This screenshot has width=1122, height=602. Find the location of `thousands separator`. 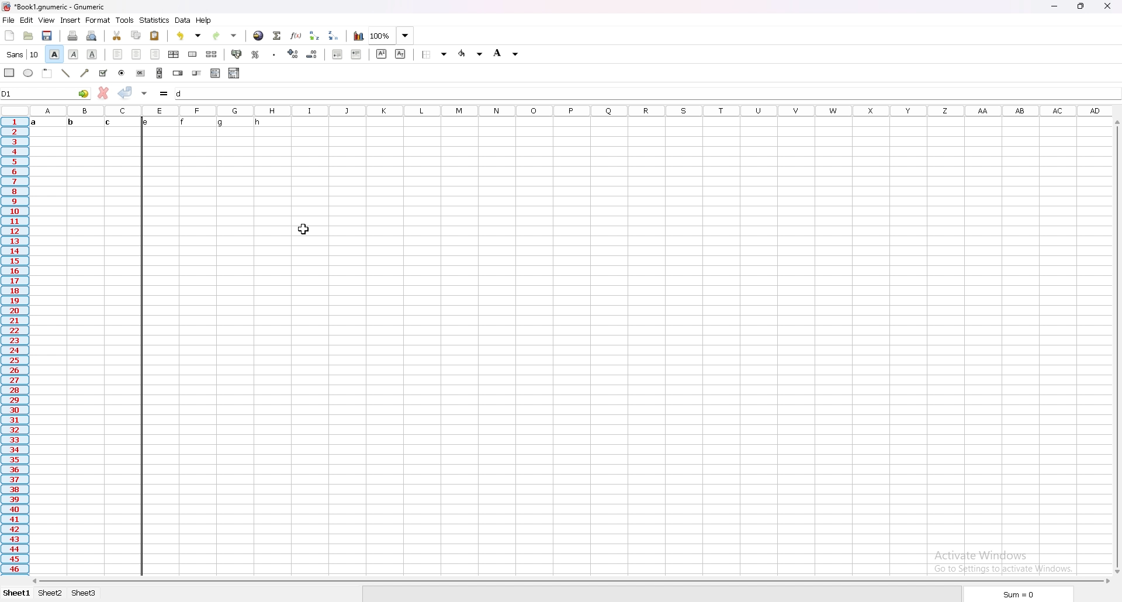

thousands separator is located at coordinates (275, 55).